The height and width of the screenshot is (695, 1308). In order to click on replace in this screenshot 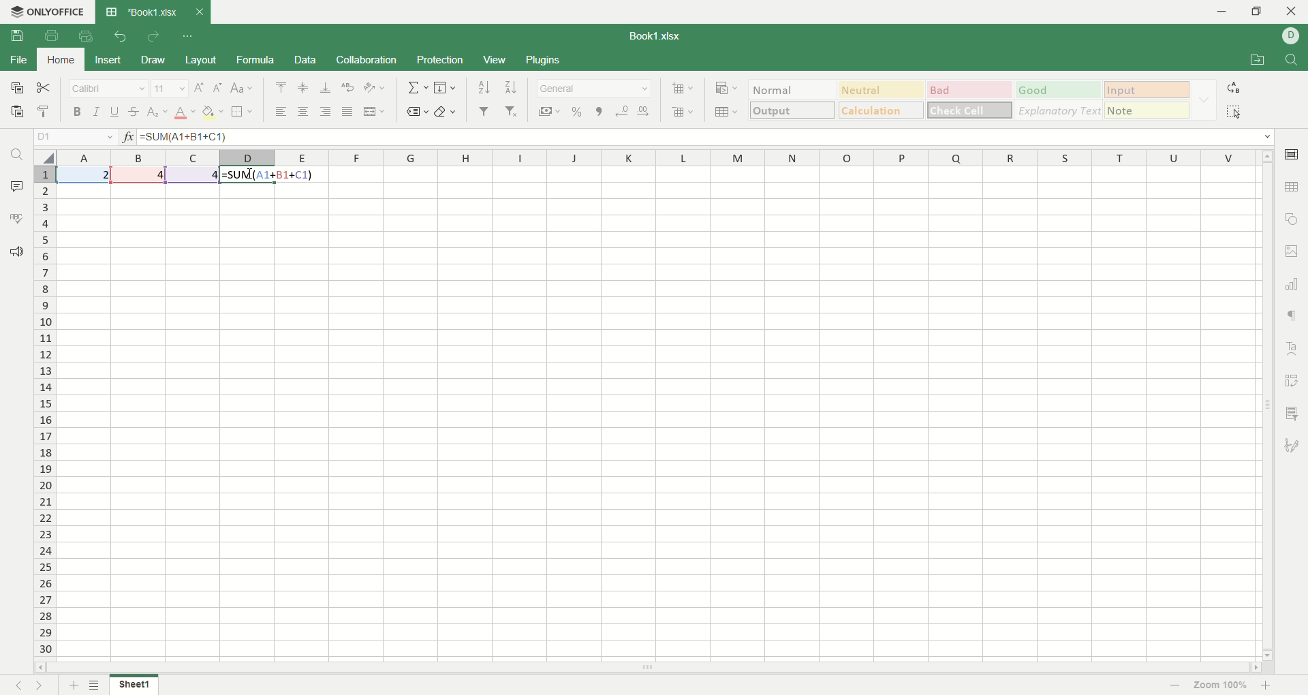, I will do `click(1233, 89)`.